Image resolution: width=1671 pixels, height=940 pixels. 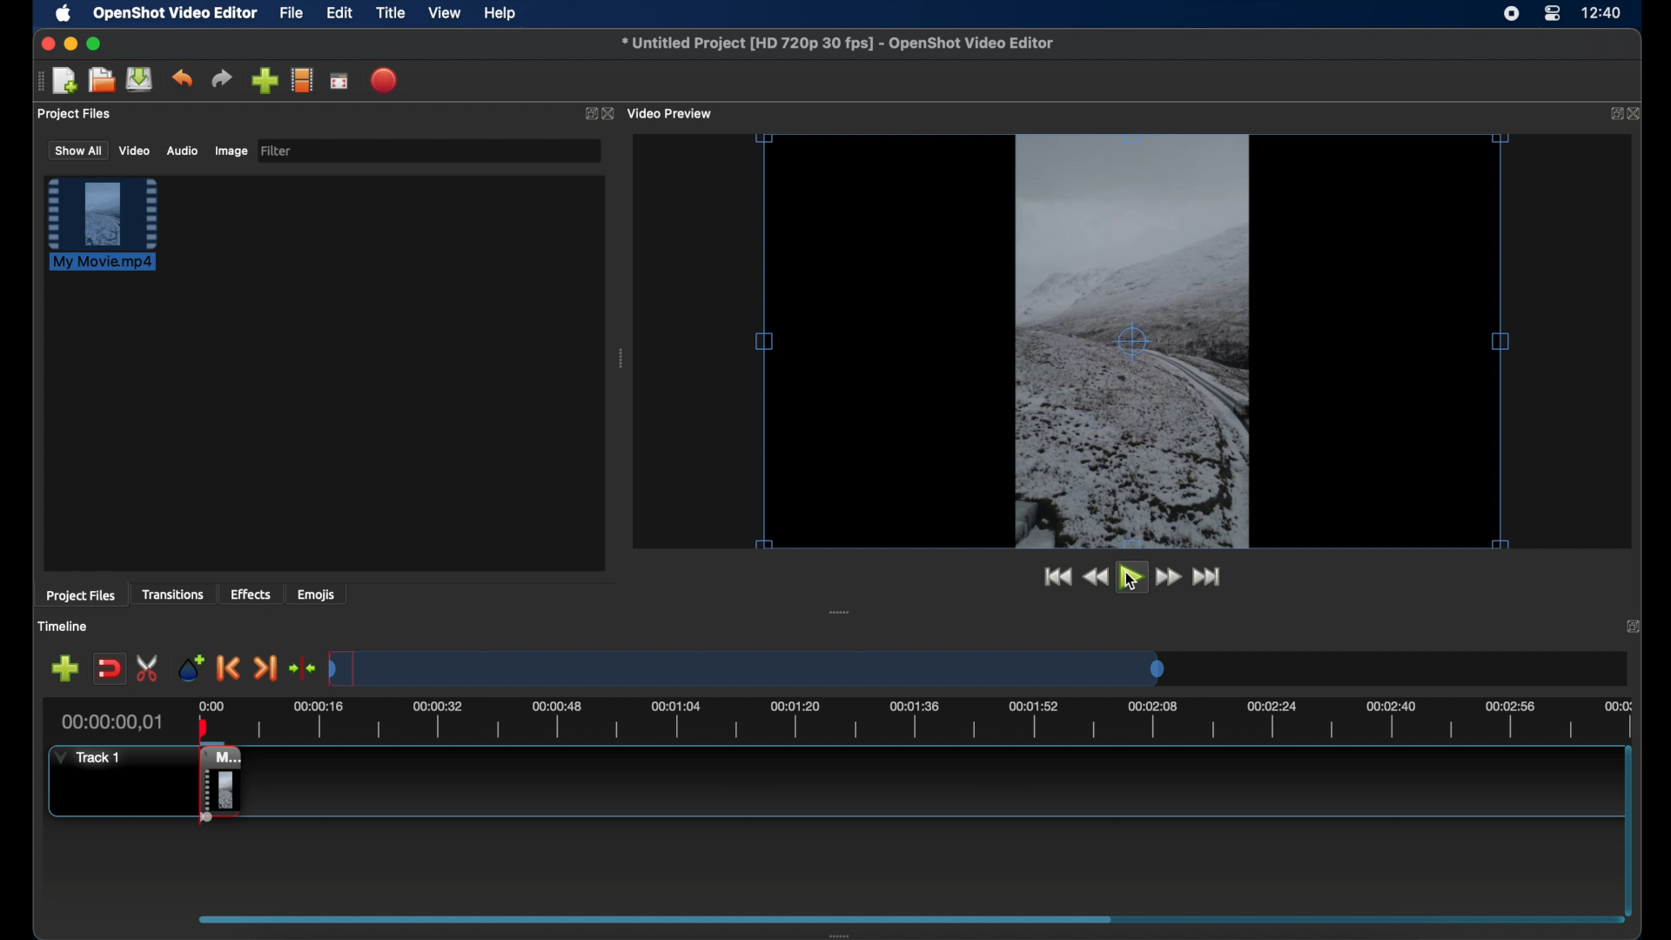 What do you see at coordinates (940, 724) in the screenshot?
I see `timeline scale` at bounding box center [940, 724].